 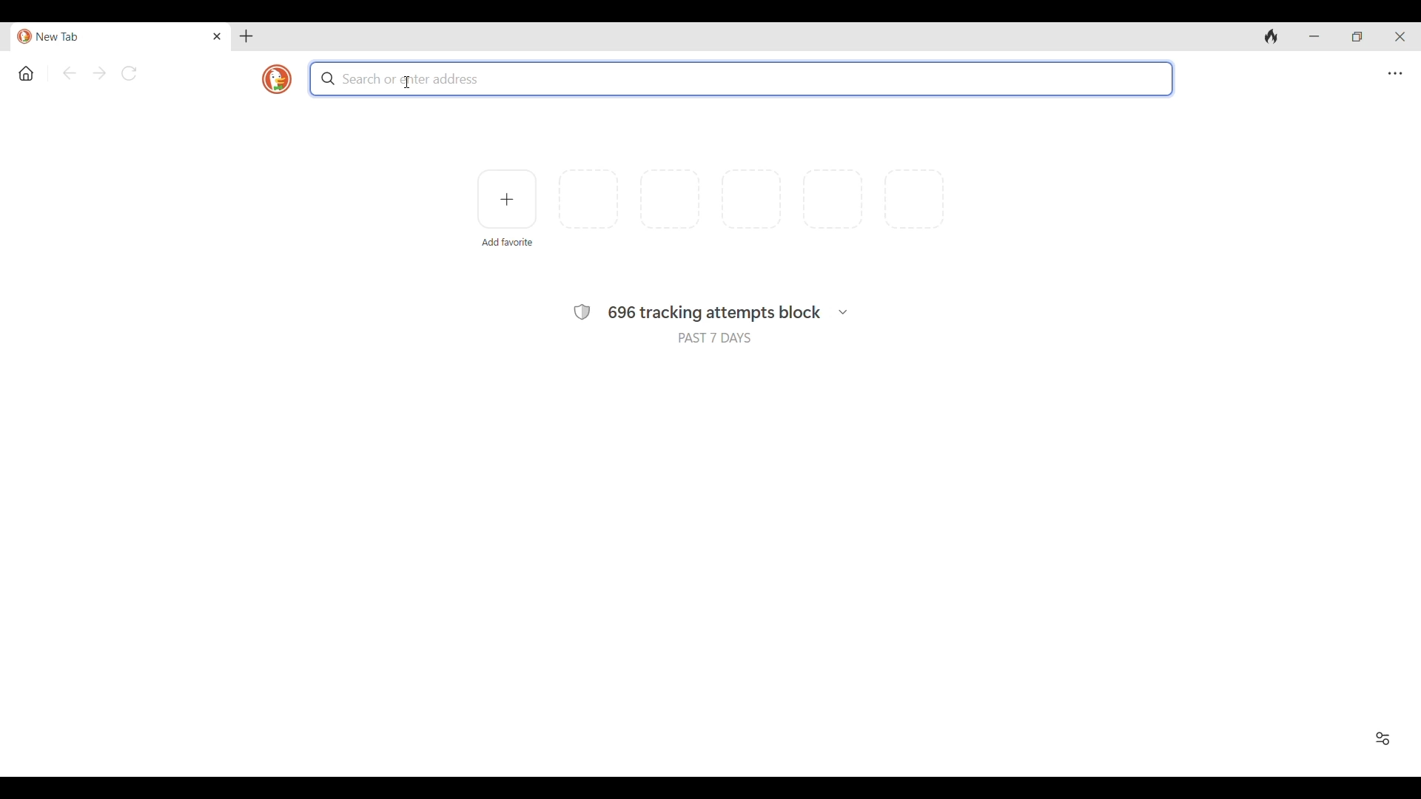 I want to click on Add favorite, so click(x=506, y=243).